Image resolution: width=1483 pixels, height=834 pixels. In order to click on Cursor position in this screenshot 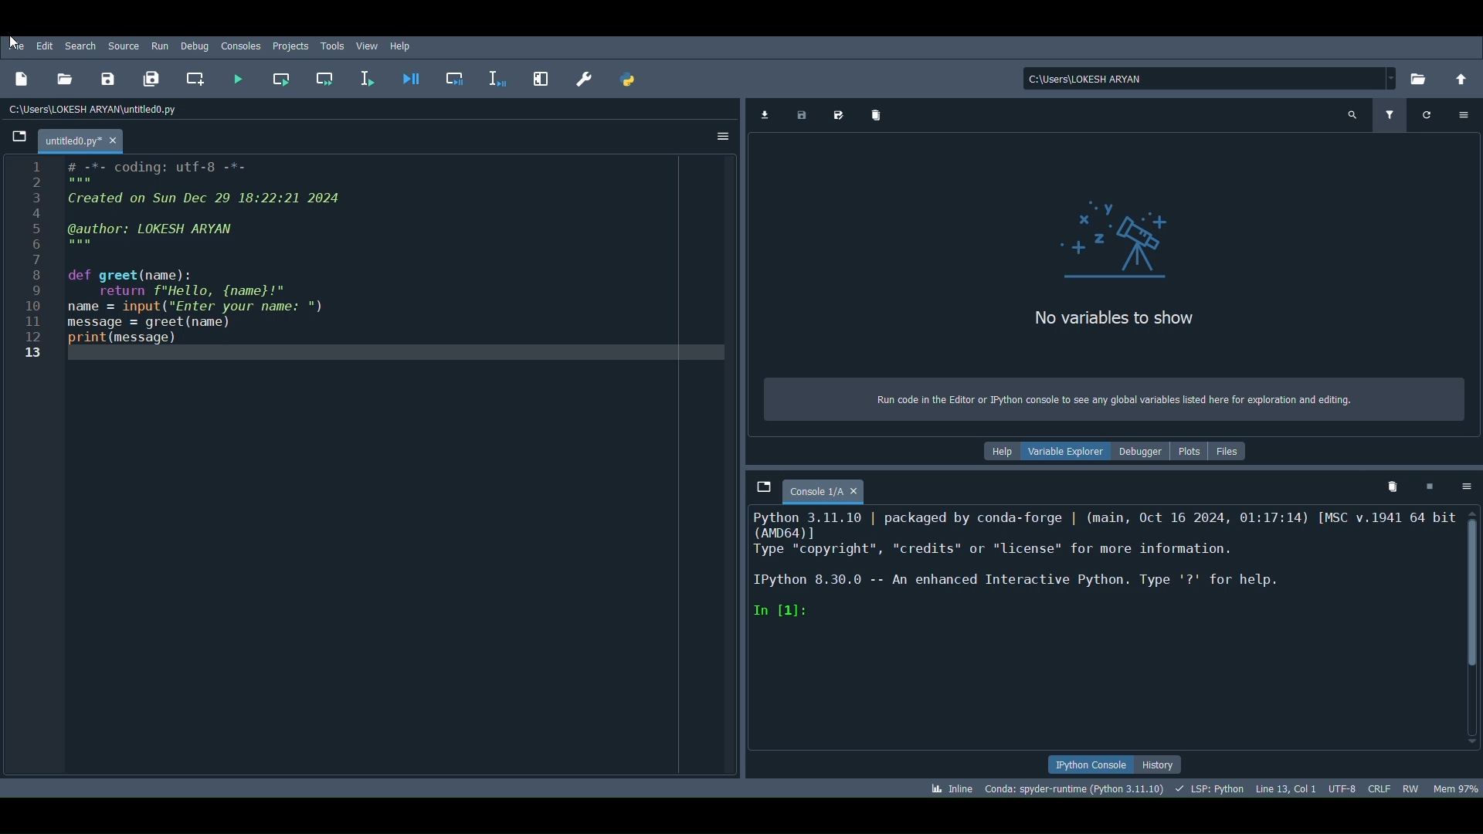, I will do `click(1288, 788)`.